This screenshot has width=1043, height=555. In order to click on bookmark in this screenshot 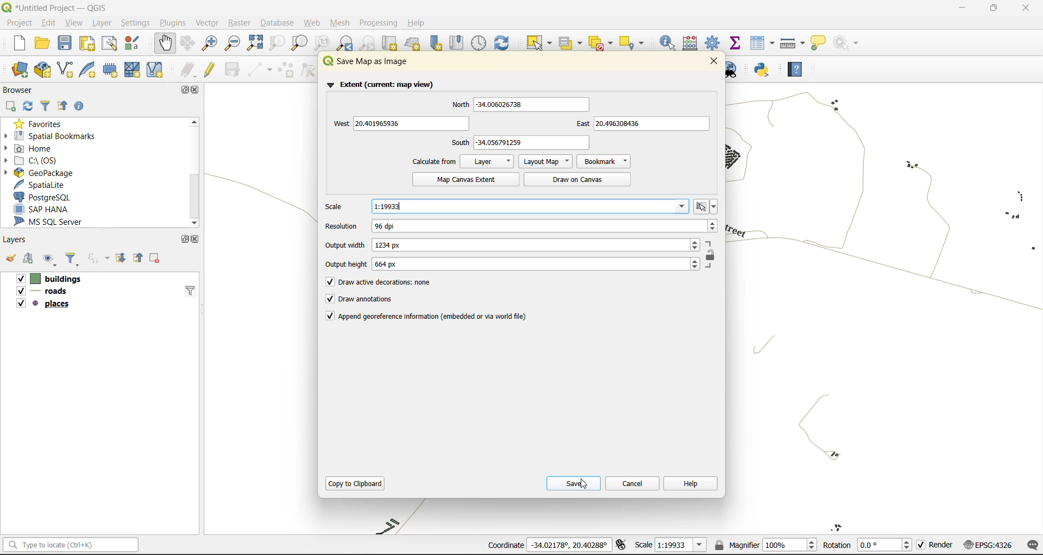, I will do `click(604, 161)`.